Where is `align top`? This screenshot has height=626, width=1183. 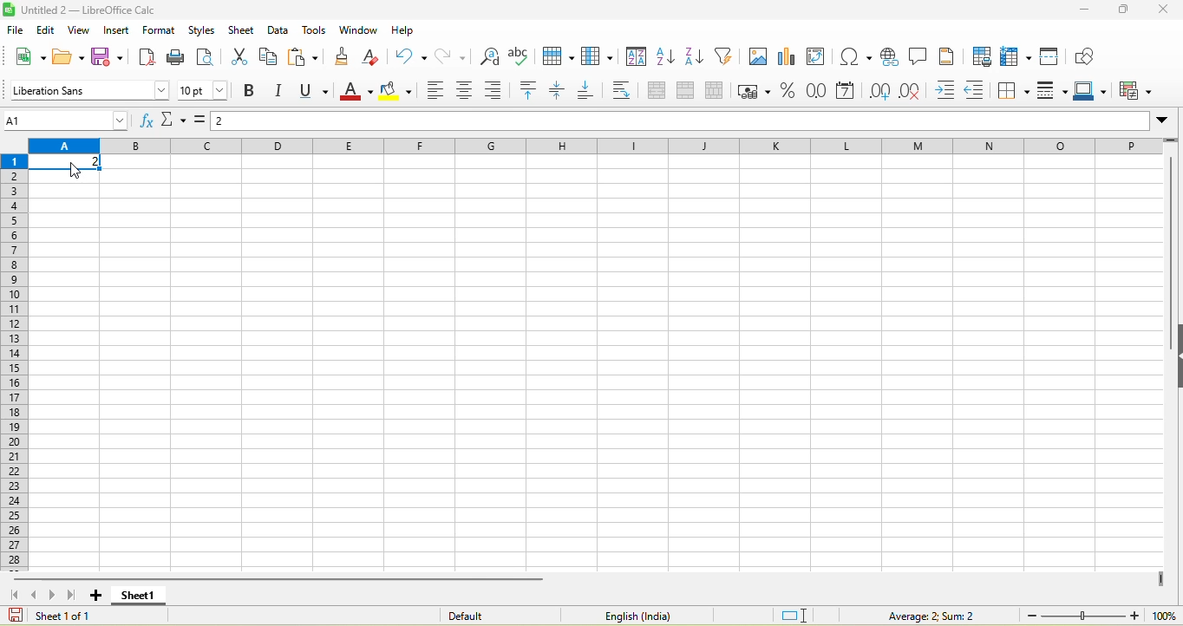 align top is located at coordinates (531, 91).